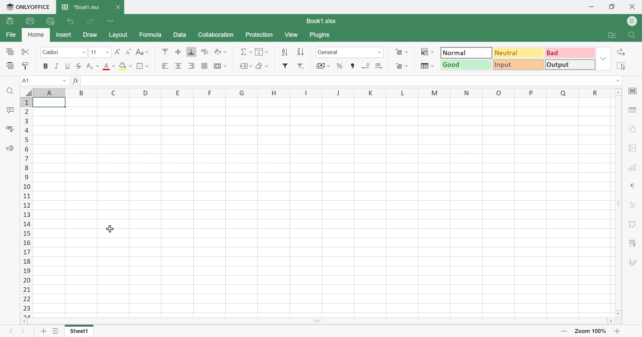 Image resolution: width=642 pixels, height=337 pixels. What do you see at coordinates (322, 21) in the screenshot?
I see `Book1.xlsx` at bounding box center [322, 21].